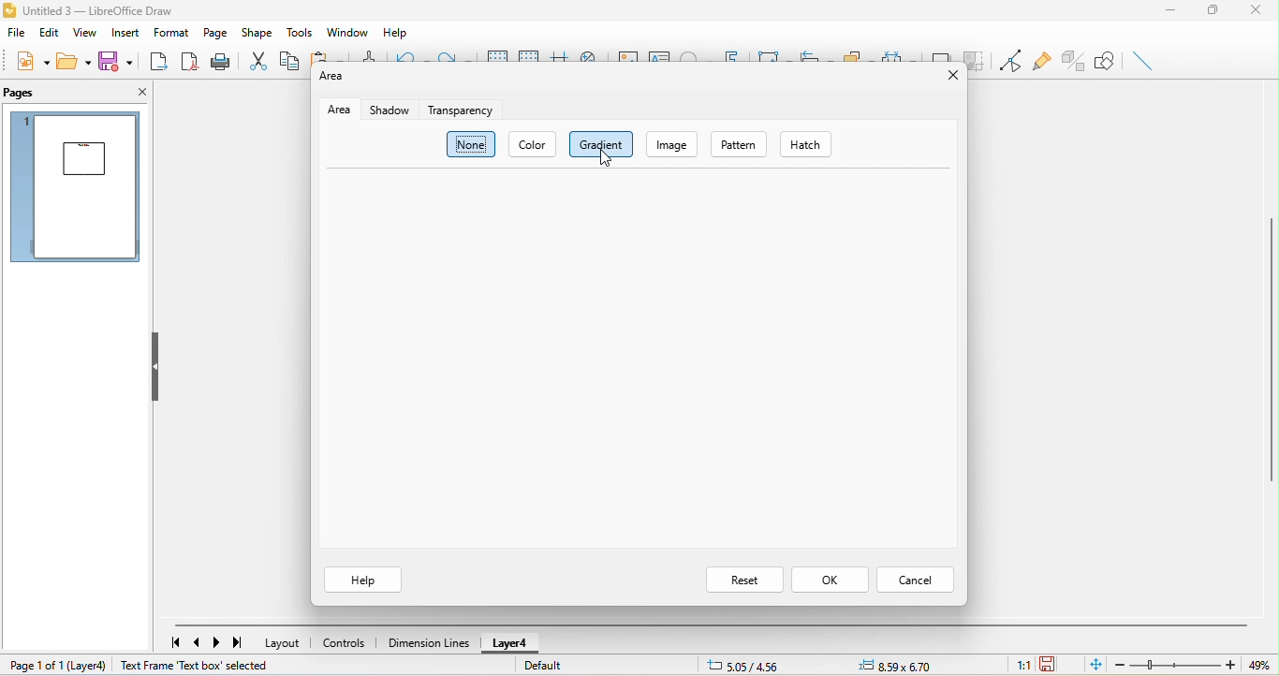  Describe the element at coordinates (290, 61) in the screenshot. I see `copy` at that location.